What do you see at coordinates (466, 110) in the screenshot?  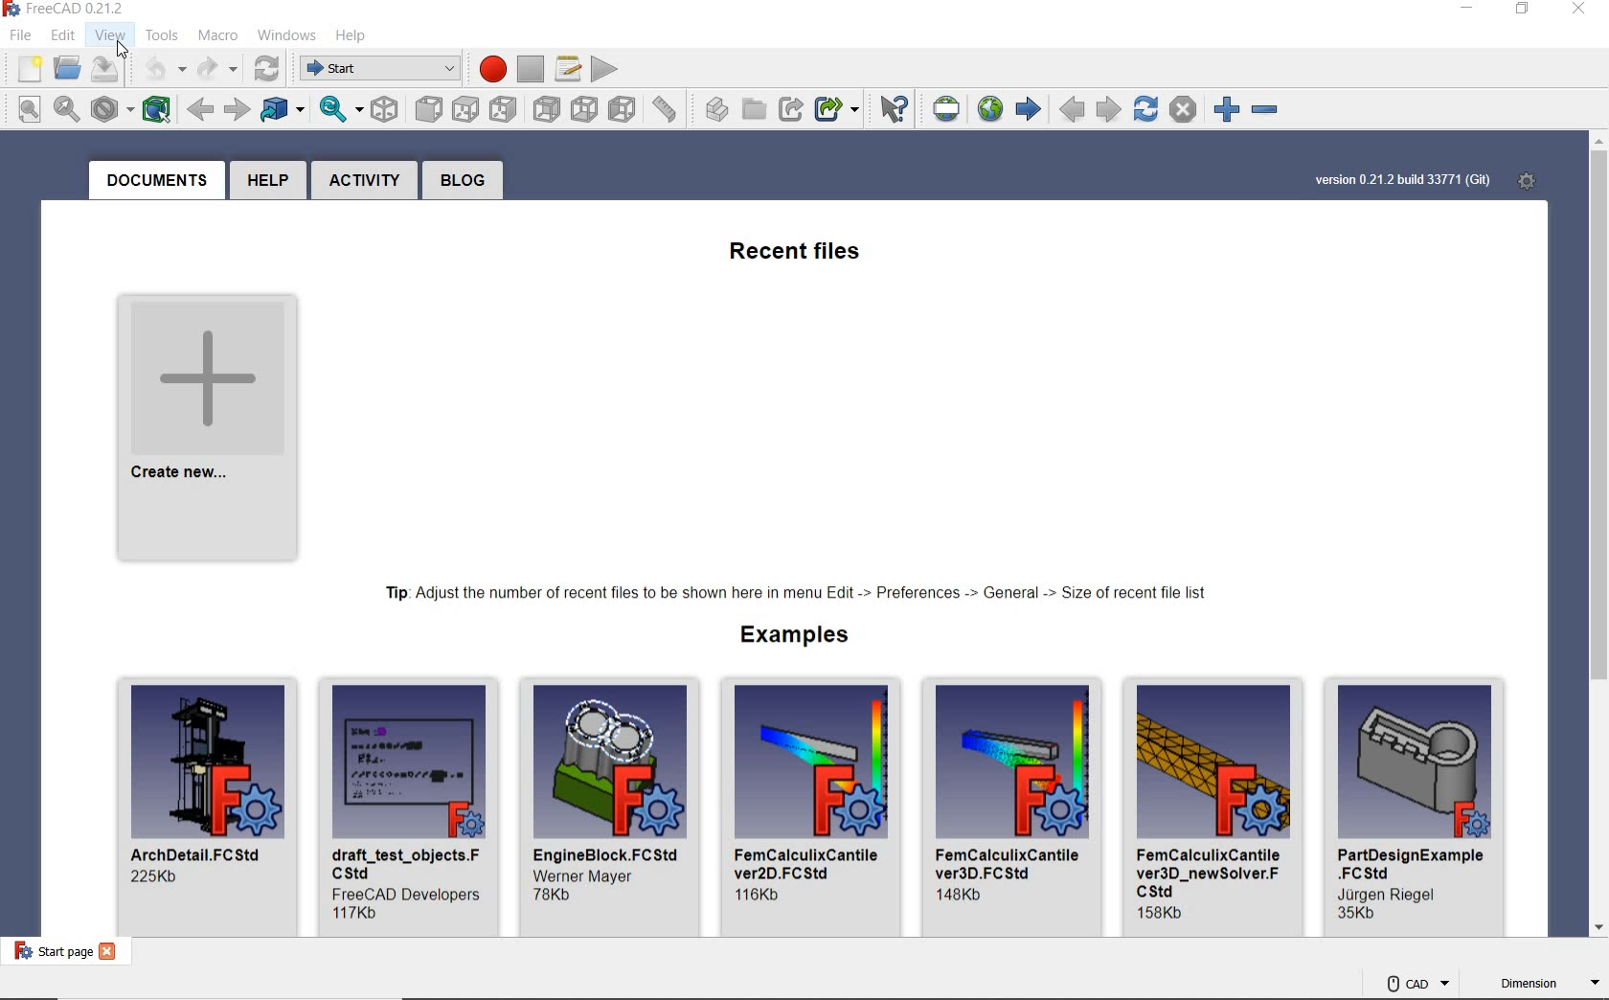 I see `top` at bounding box center [466, 110].